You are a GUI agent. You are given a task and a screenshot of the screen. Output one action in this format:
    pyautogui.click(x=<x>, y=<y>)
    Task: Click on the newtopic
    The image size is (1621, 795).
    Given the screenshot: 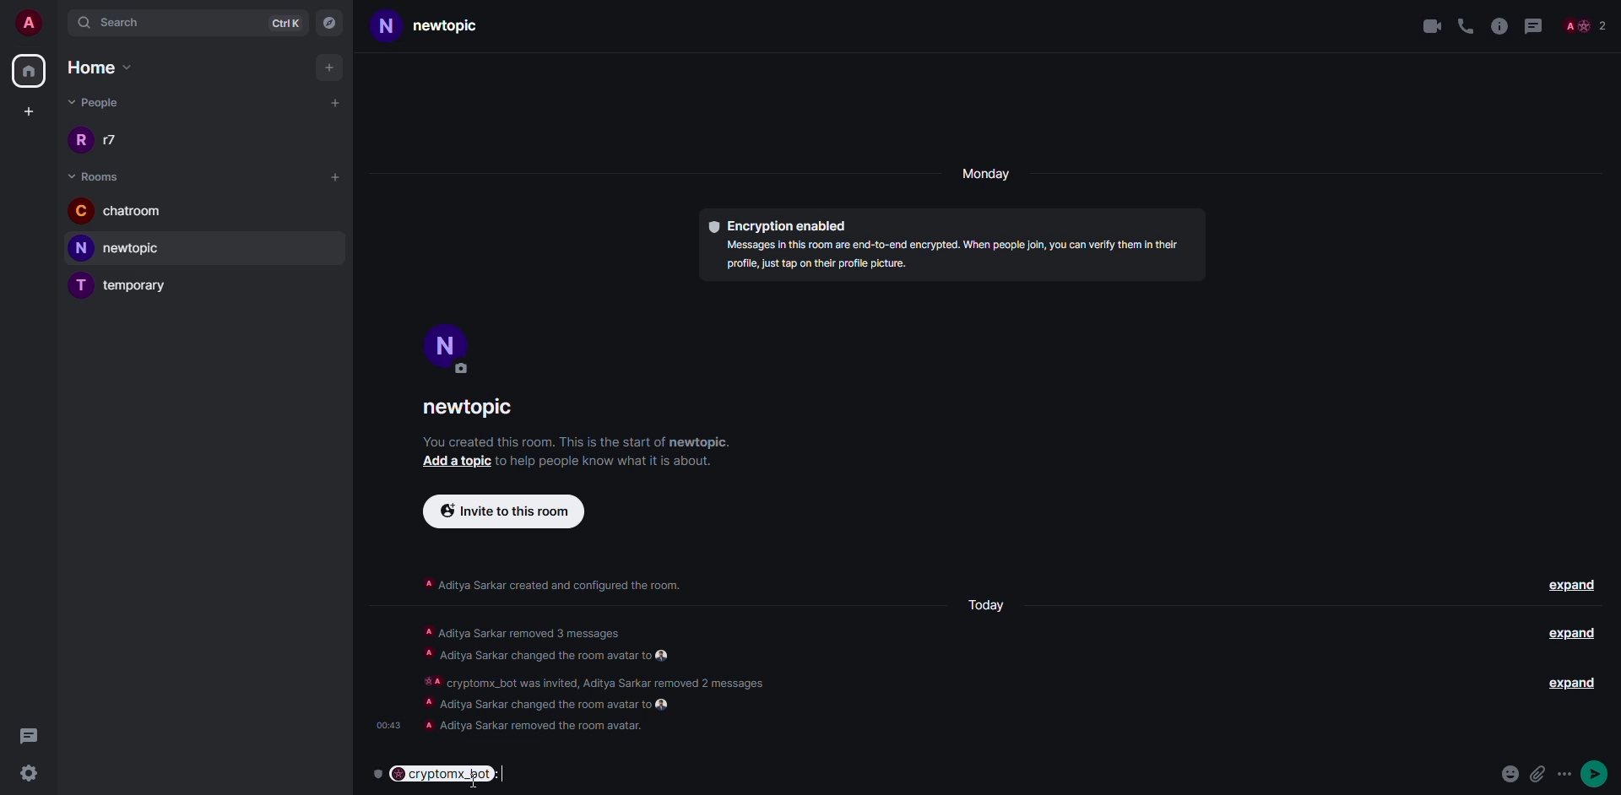 What is the action you would take?
    pyautogui.click(x=449, y=27)
    